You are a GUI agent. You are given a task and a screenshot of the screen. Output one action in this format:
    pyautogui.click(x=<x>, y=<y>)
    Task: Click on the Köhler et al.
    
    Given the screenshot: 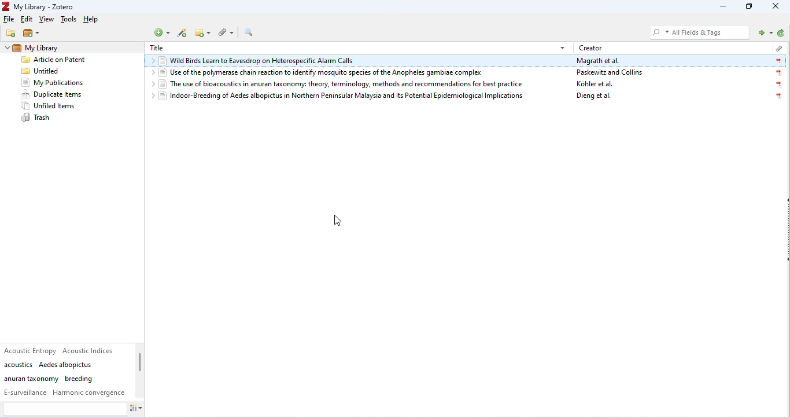 What is the action you would take?
    pyautogui.click(x=596, y=84)
    